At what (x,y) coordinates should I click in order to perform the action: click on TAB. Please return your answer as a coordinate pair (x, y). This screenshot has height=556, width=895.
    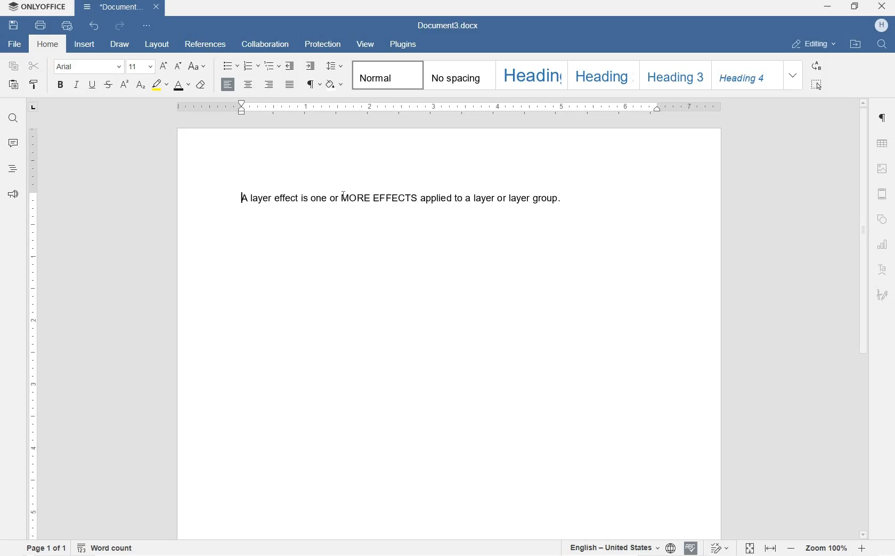
    Looking at the image, I should click on (32, 107).